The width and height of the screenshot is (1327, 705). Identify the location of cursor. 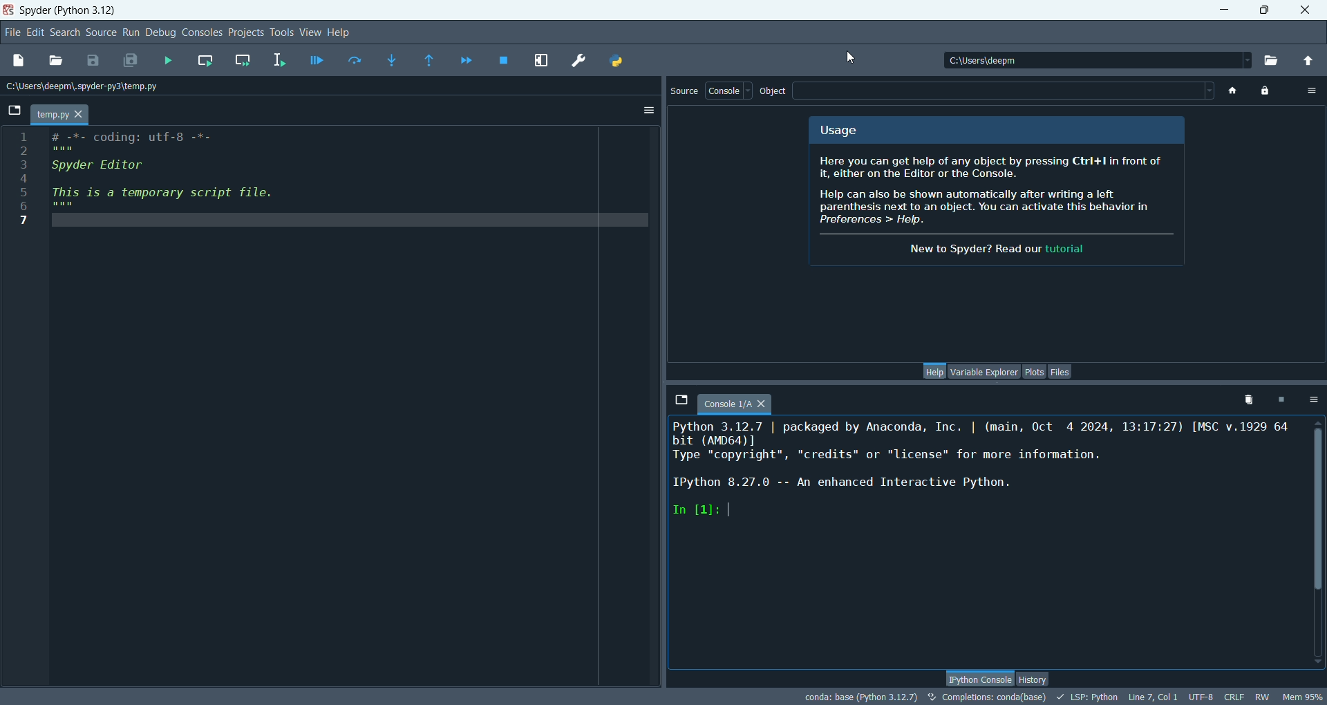
(854, 58).